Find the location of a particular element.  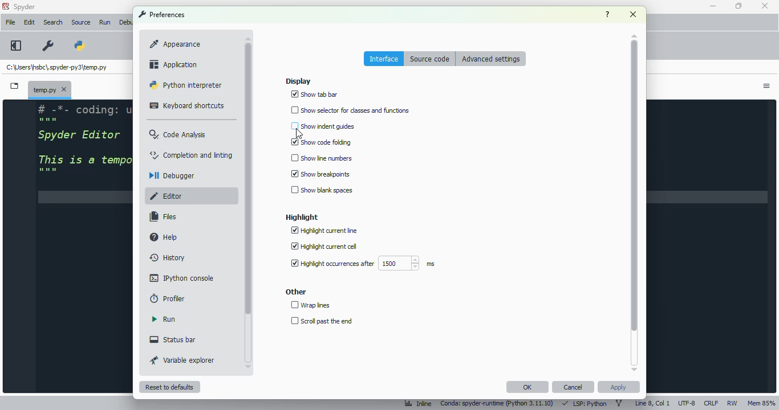

advanced settings is located at coordinates (492, 58).